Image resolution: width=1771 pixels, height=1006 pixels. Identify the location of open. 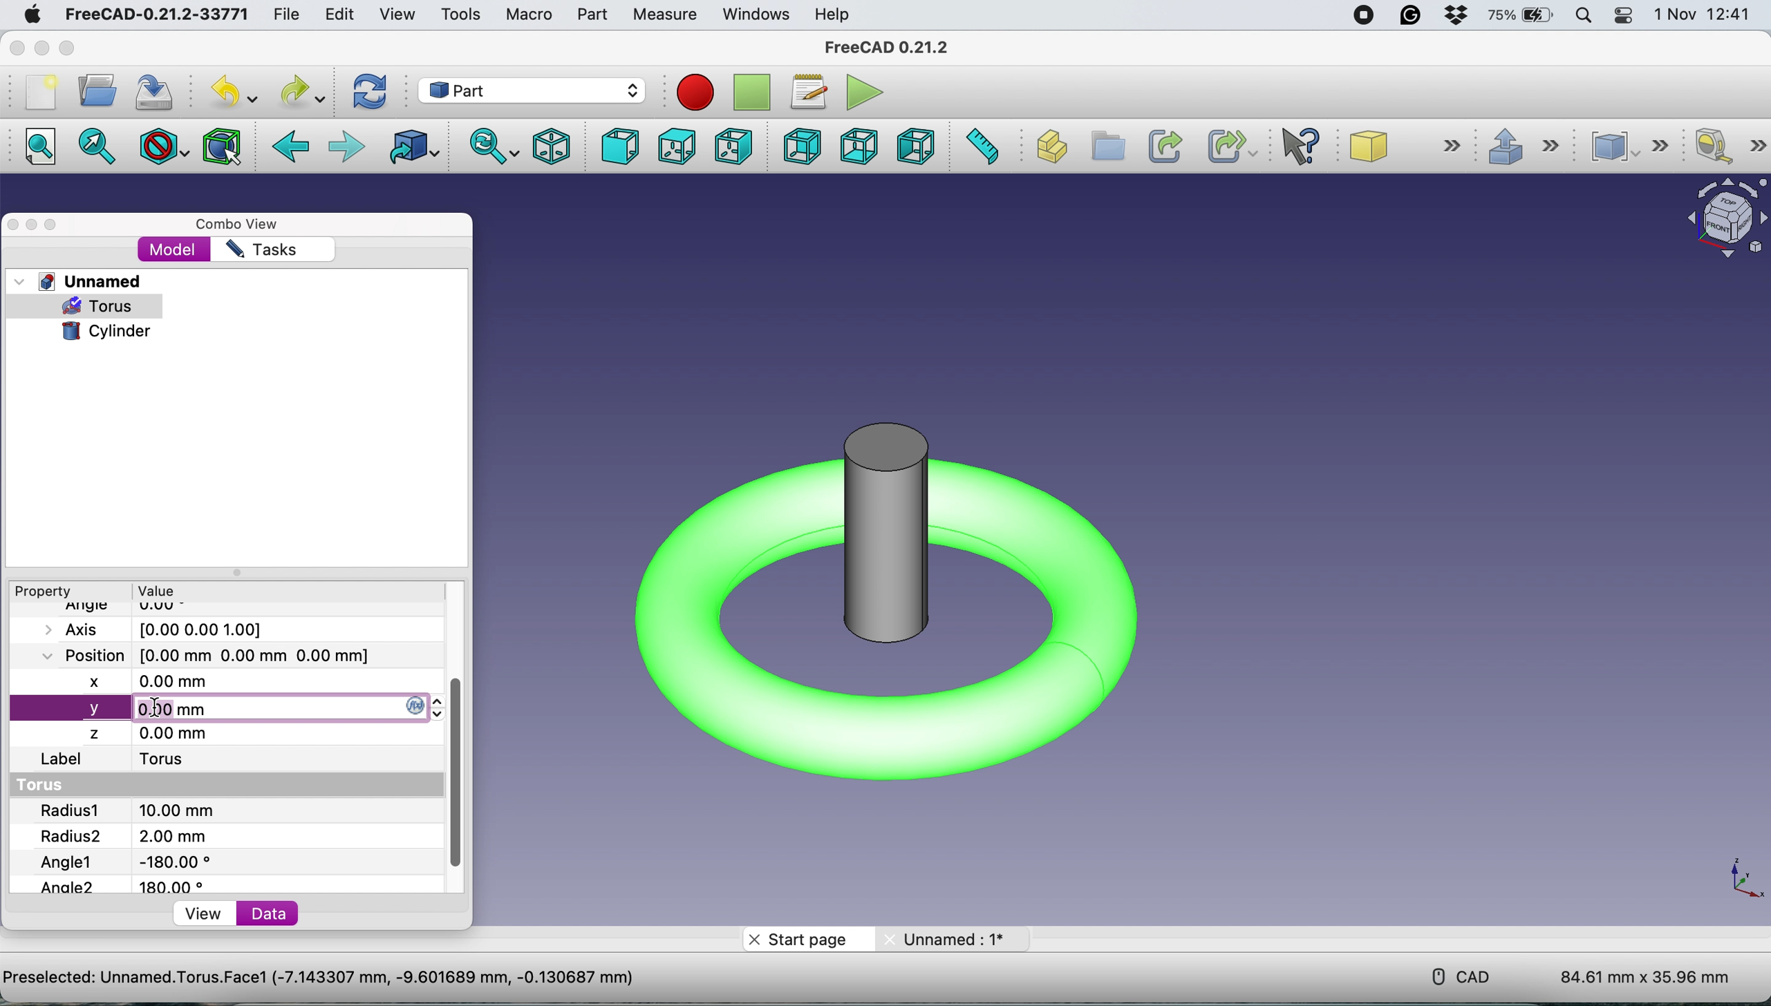
(93, 91).